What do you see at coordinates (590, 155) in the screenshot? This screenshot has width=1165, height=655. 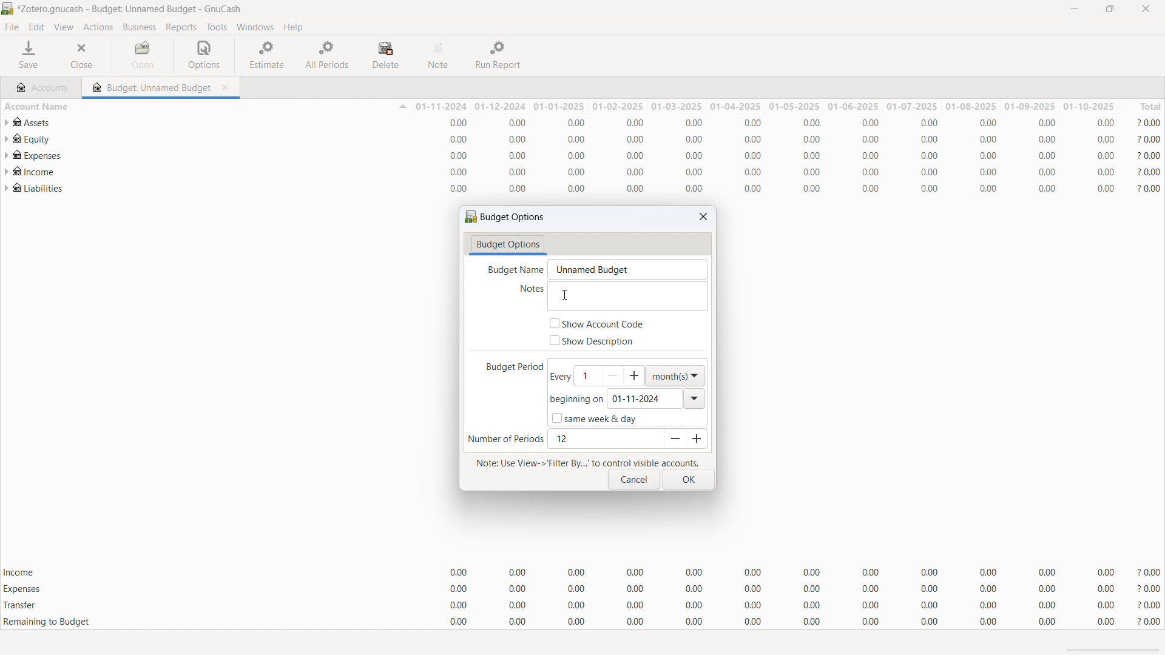 I see `account statement for "Expenses"` at bounding box center [590, 155].